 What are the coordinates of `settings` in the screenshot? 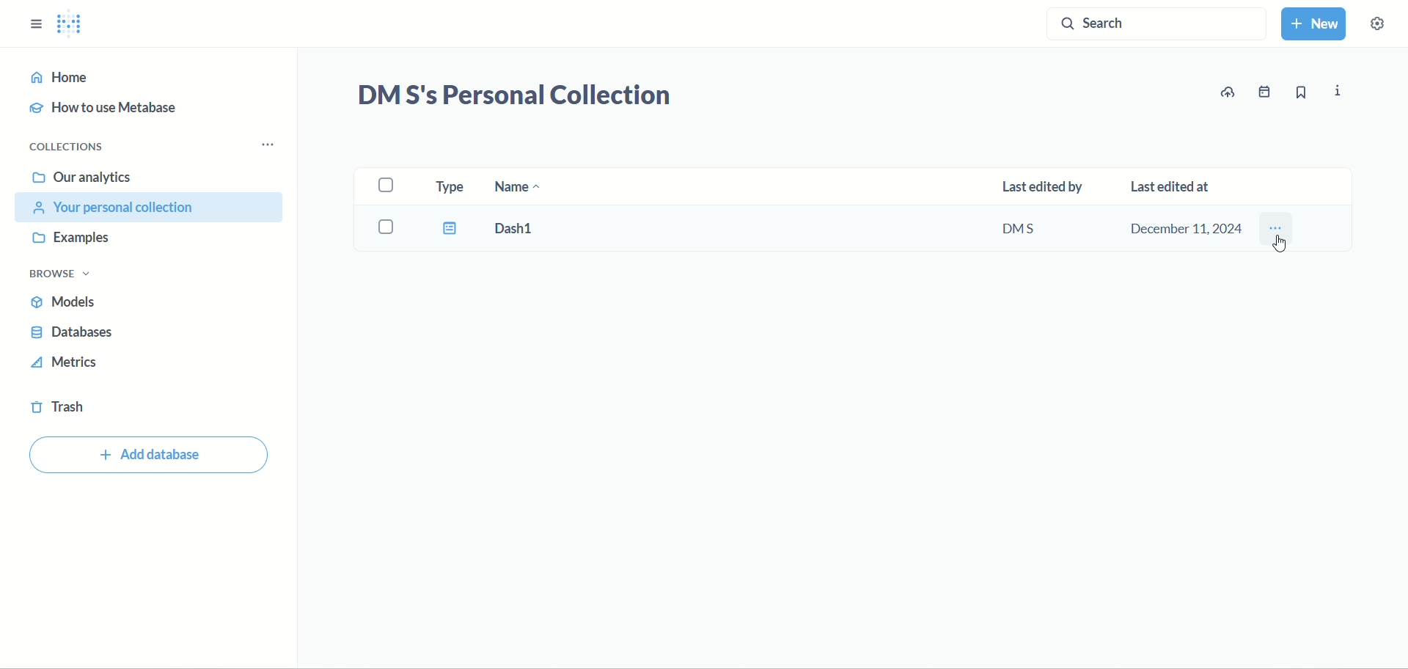 It's located at (1385, 29).